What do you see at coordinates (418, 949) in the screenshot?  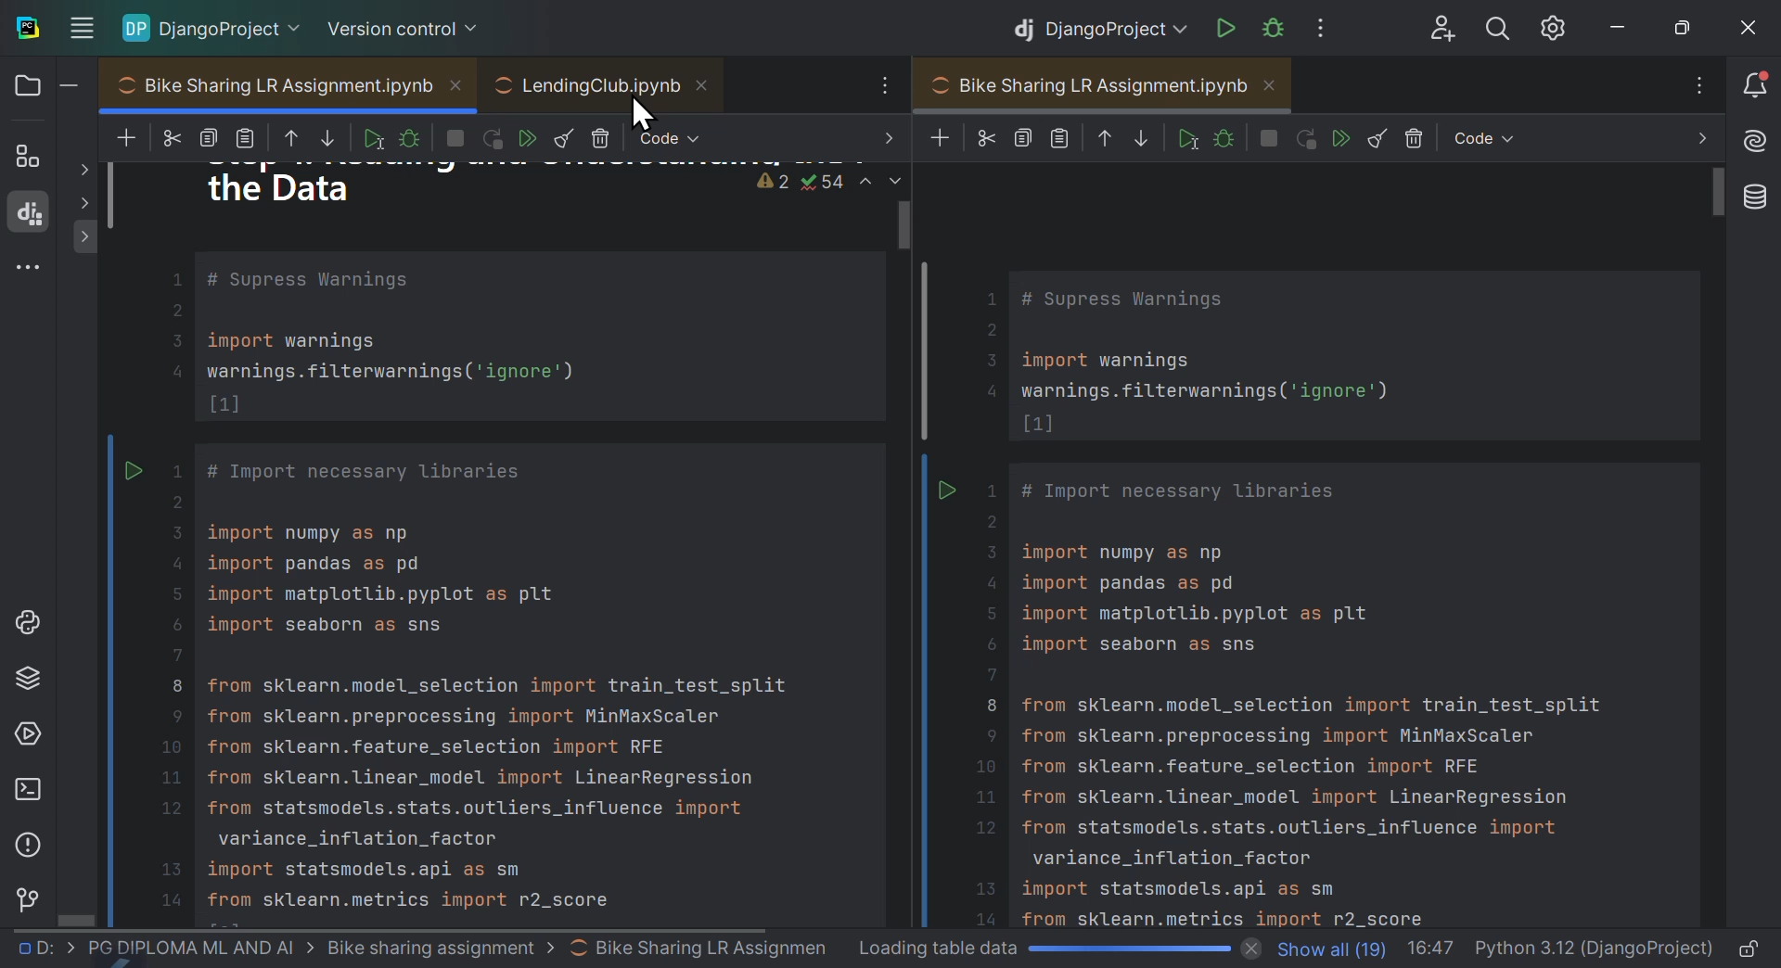 I see `file path` at bounding box center [418, 949].